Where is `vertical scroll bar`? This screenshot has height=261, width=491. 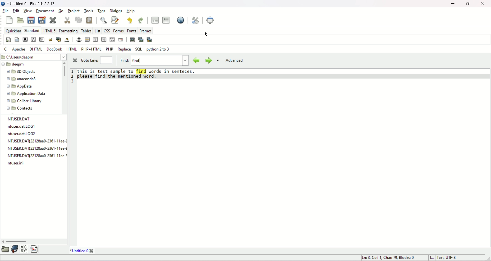
vertical scroll bar is located at coordinates (64, 70).